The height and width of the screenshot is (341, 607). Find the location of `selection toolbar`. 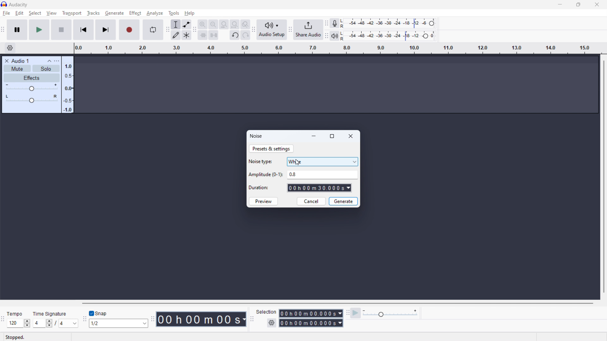

selection toolbar is located at coordinates (252, 319).